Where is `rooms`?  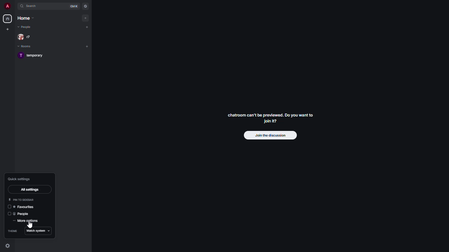
rooms is located at coordinates (25, 47).